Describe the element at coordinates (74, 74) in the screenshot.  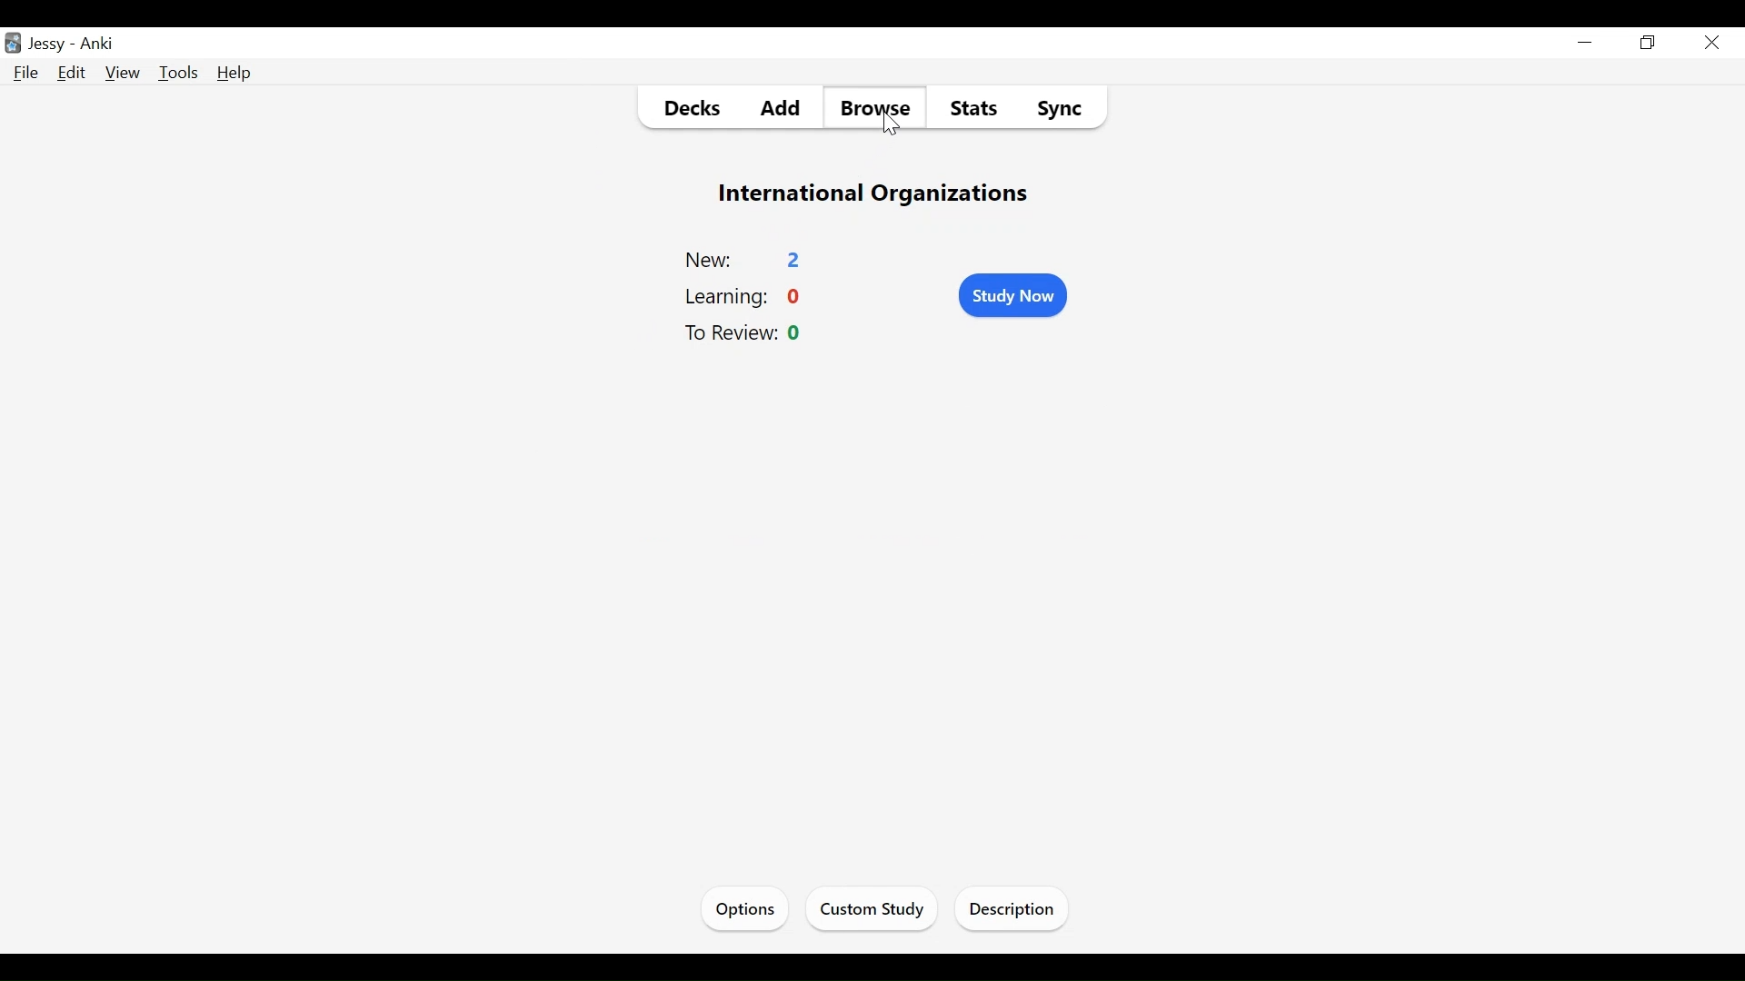
I see `Edit` at that location.